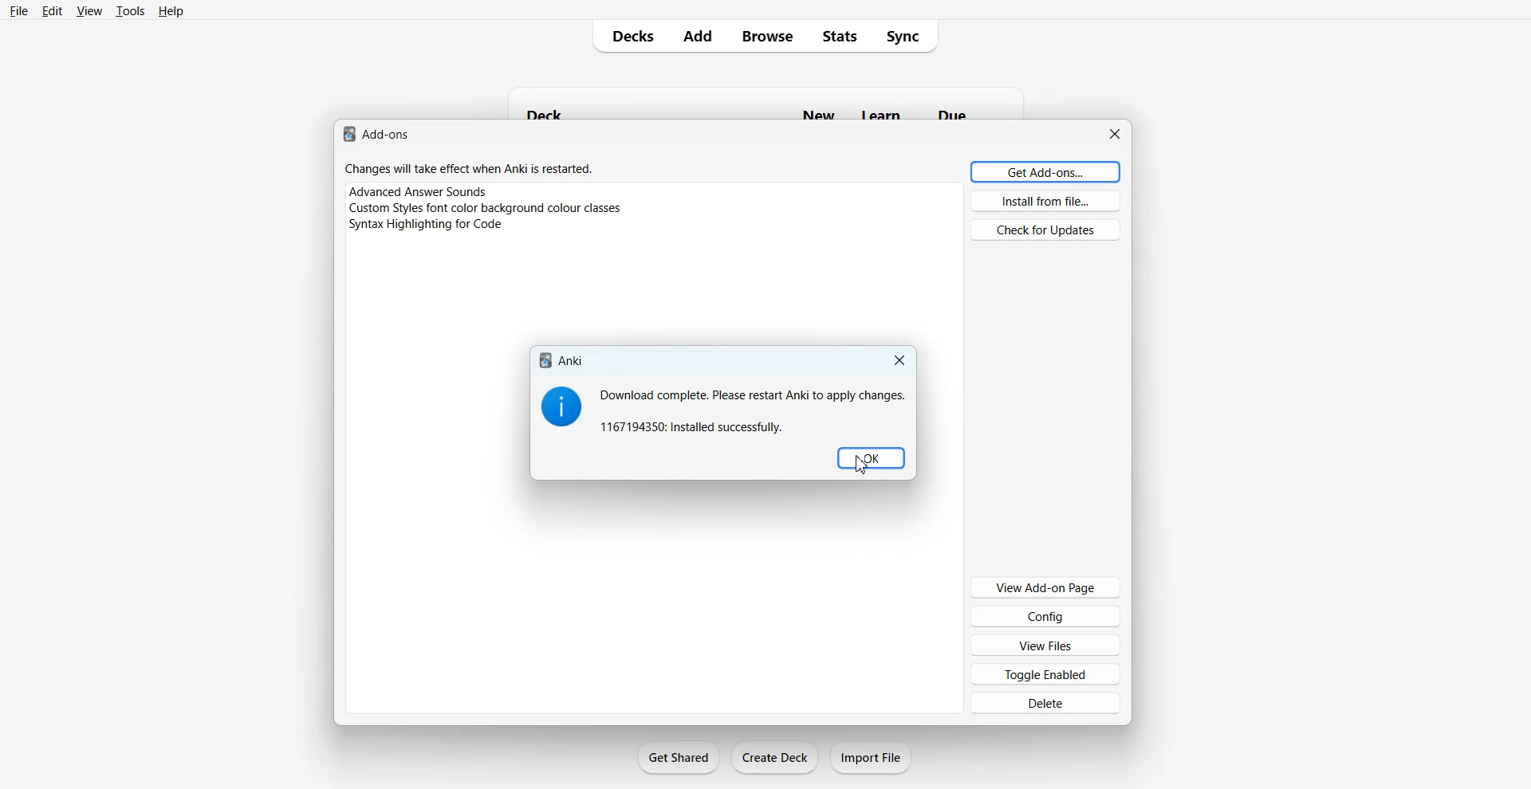  Describe the element at coordinates (898, 359) in the screenshot. I see `Close` at that location.